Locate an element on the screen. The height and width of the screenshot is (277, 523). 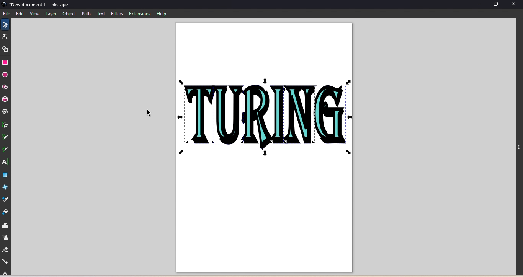
three points is located at coordinates (518, 150).